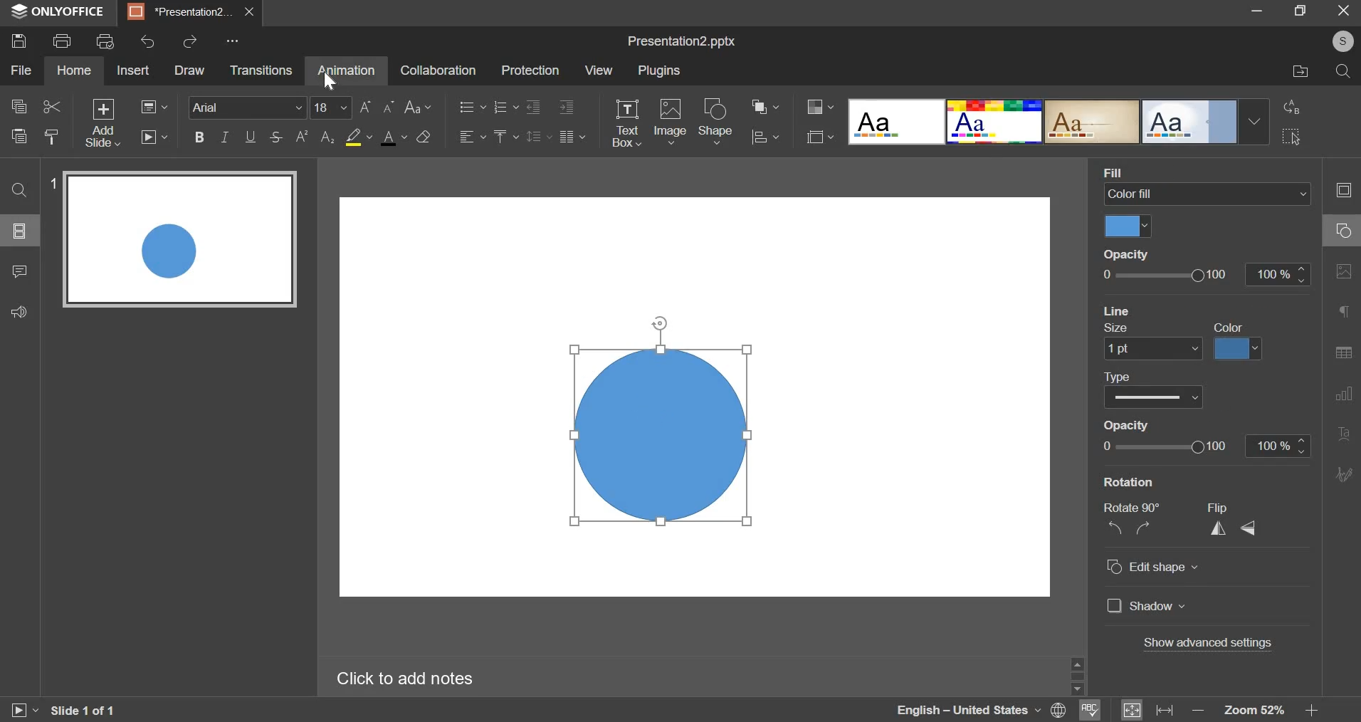  Describe the element at coordinates (223, 137) in the screenshot. I see `italic` at that location.